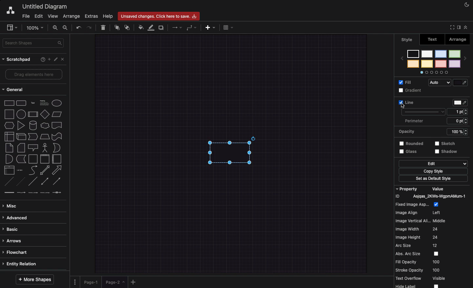  What do you see at coordinates (211, 27) in the screenshot?
I see `Ad` at bounding box center [211, 27].